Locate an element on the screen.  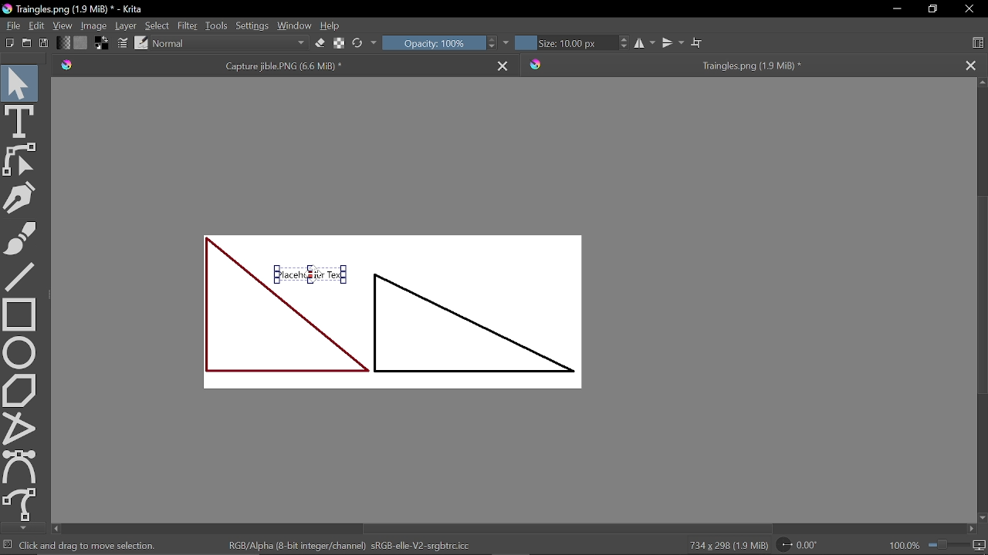
View is located at coordinates (63, 25).